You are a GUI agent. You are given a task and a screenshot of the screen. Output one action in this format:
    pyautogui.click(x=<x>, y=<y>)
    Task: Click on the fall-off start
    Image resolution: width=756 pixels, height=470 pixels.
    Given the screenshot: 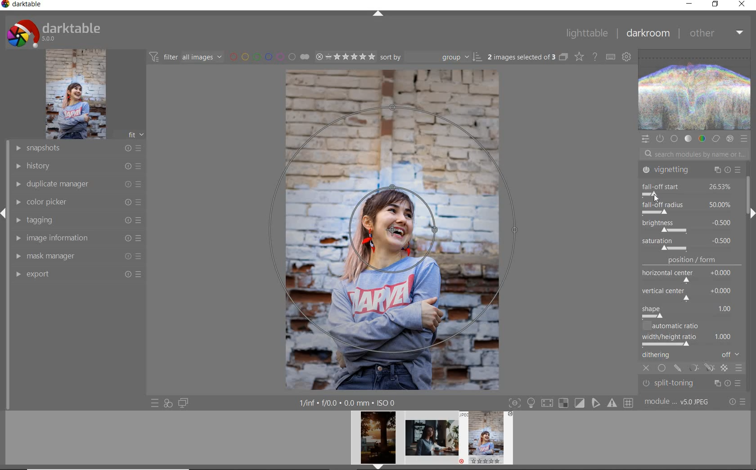 What is the action you would take?
    pyautogui.click(x=689, y=188)
    